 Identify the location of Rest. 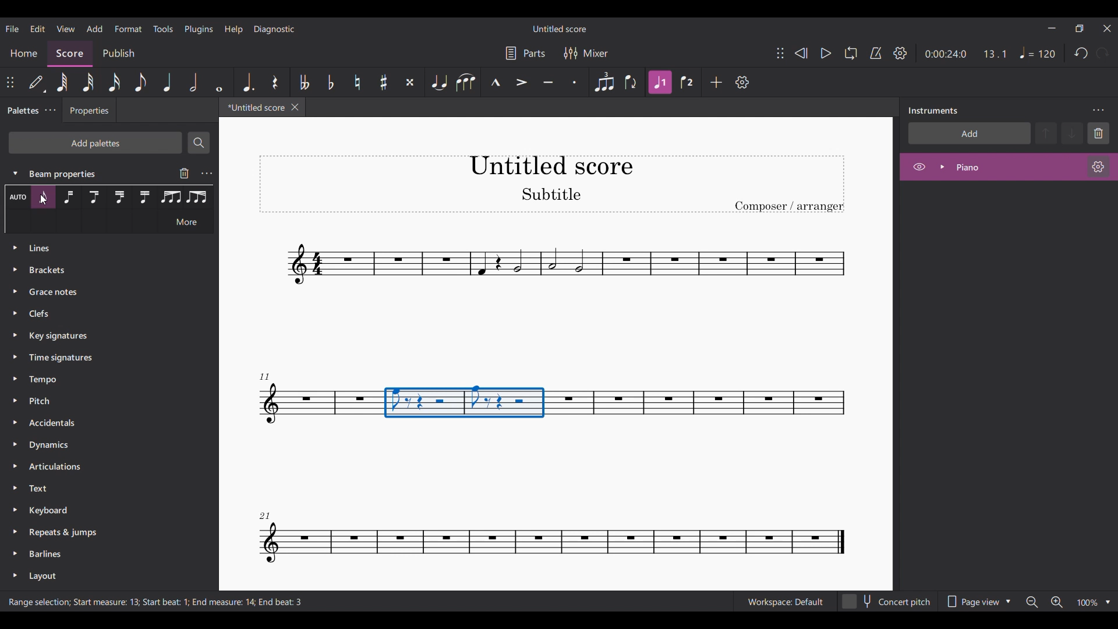
(275, 82).